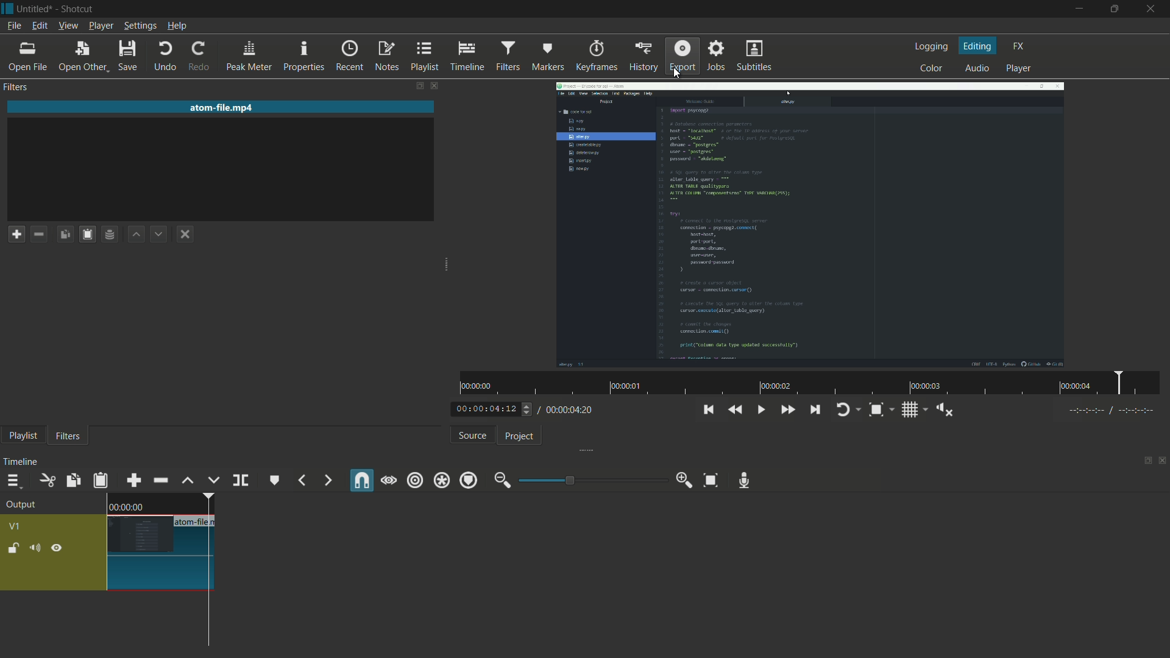 The width and height of the screenshot is (1170, 658). I want to click on toggle zoom, so click(876, 410).